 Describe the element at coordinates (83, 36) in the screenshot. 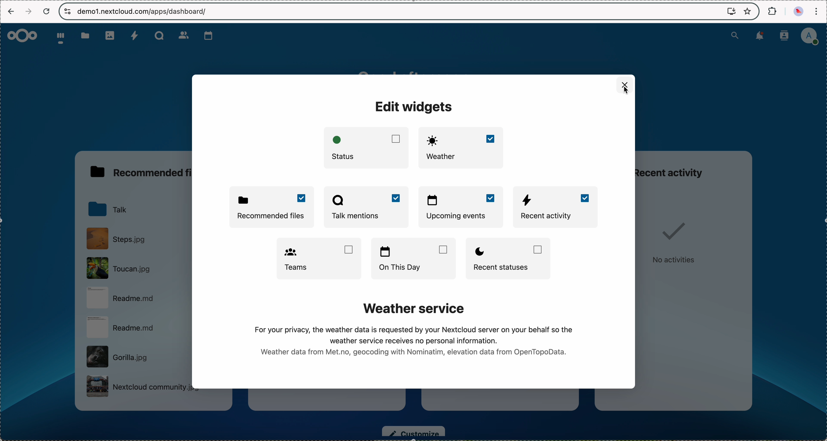

I see `folder` at that location.